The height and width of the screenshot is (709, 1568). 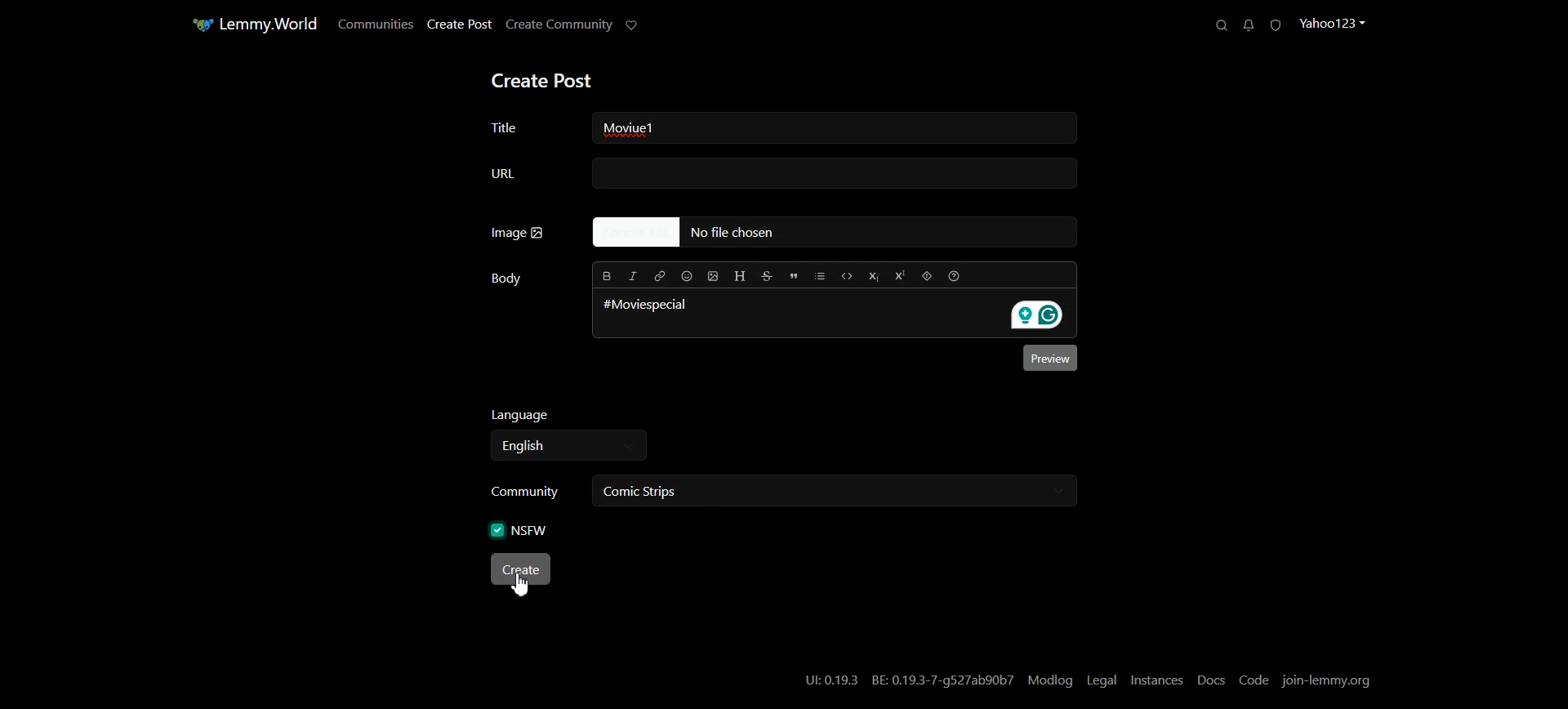 I want to click on Header, so click(x=743, y=276).